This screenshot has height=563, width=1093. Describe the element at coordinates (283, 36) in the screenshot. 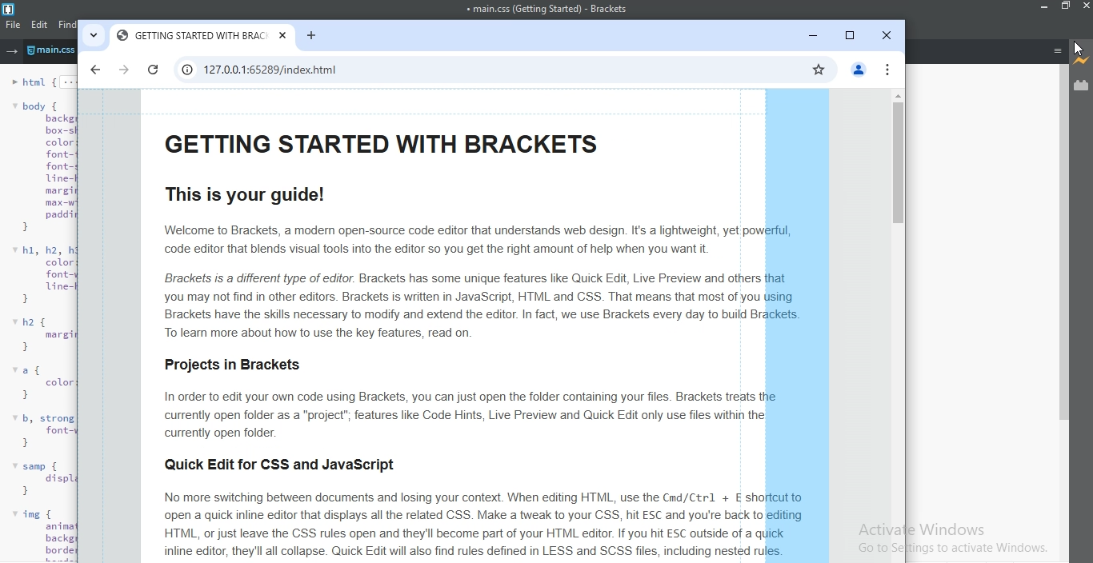

I see `tab close` at that location.